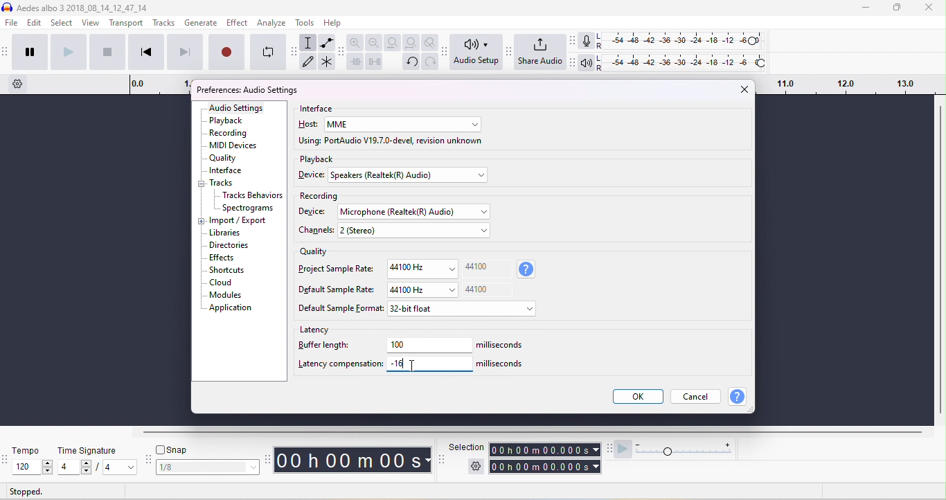 Image resolution: width=946 pixels, height=500 pixels. Describe the element at coordinates (602, 68) in the screenshot. I see `R` at that location.